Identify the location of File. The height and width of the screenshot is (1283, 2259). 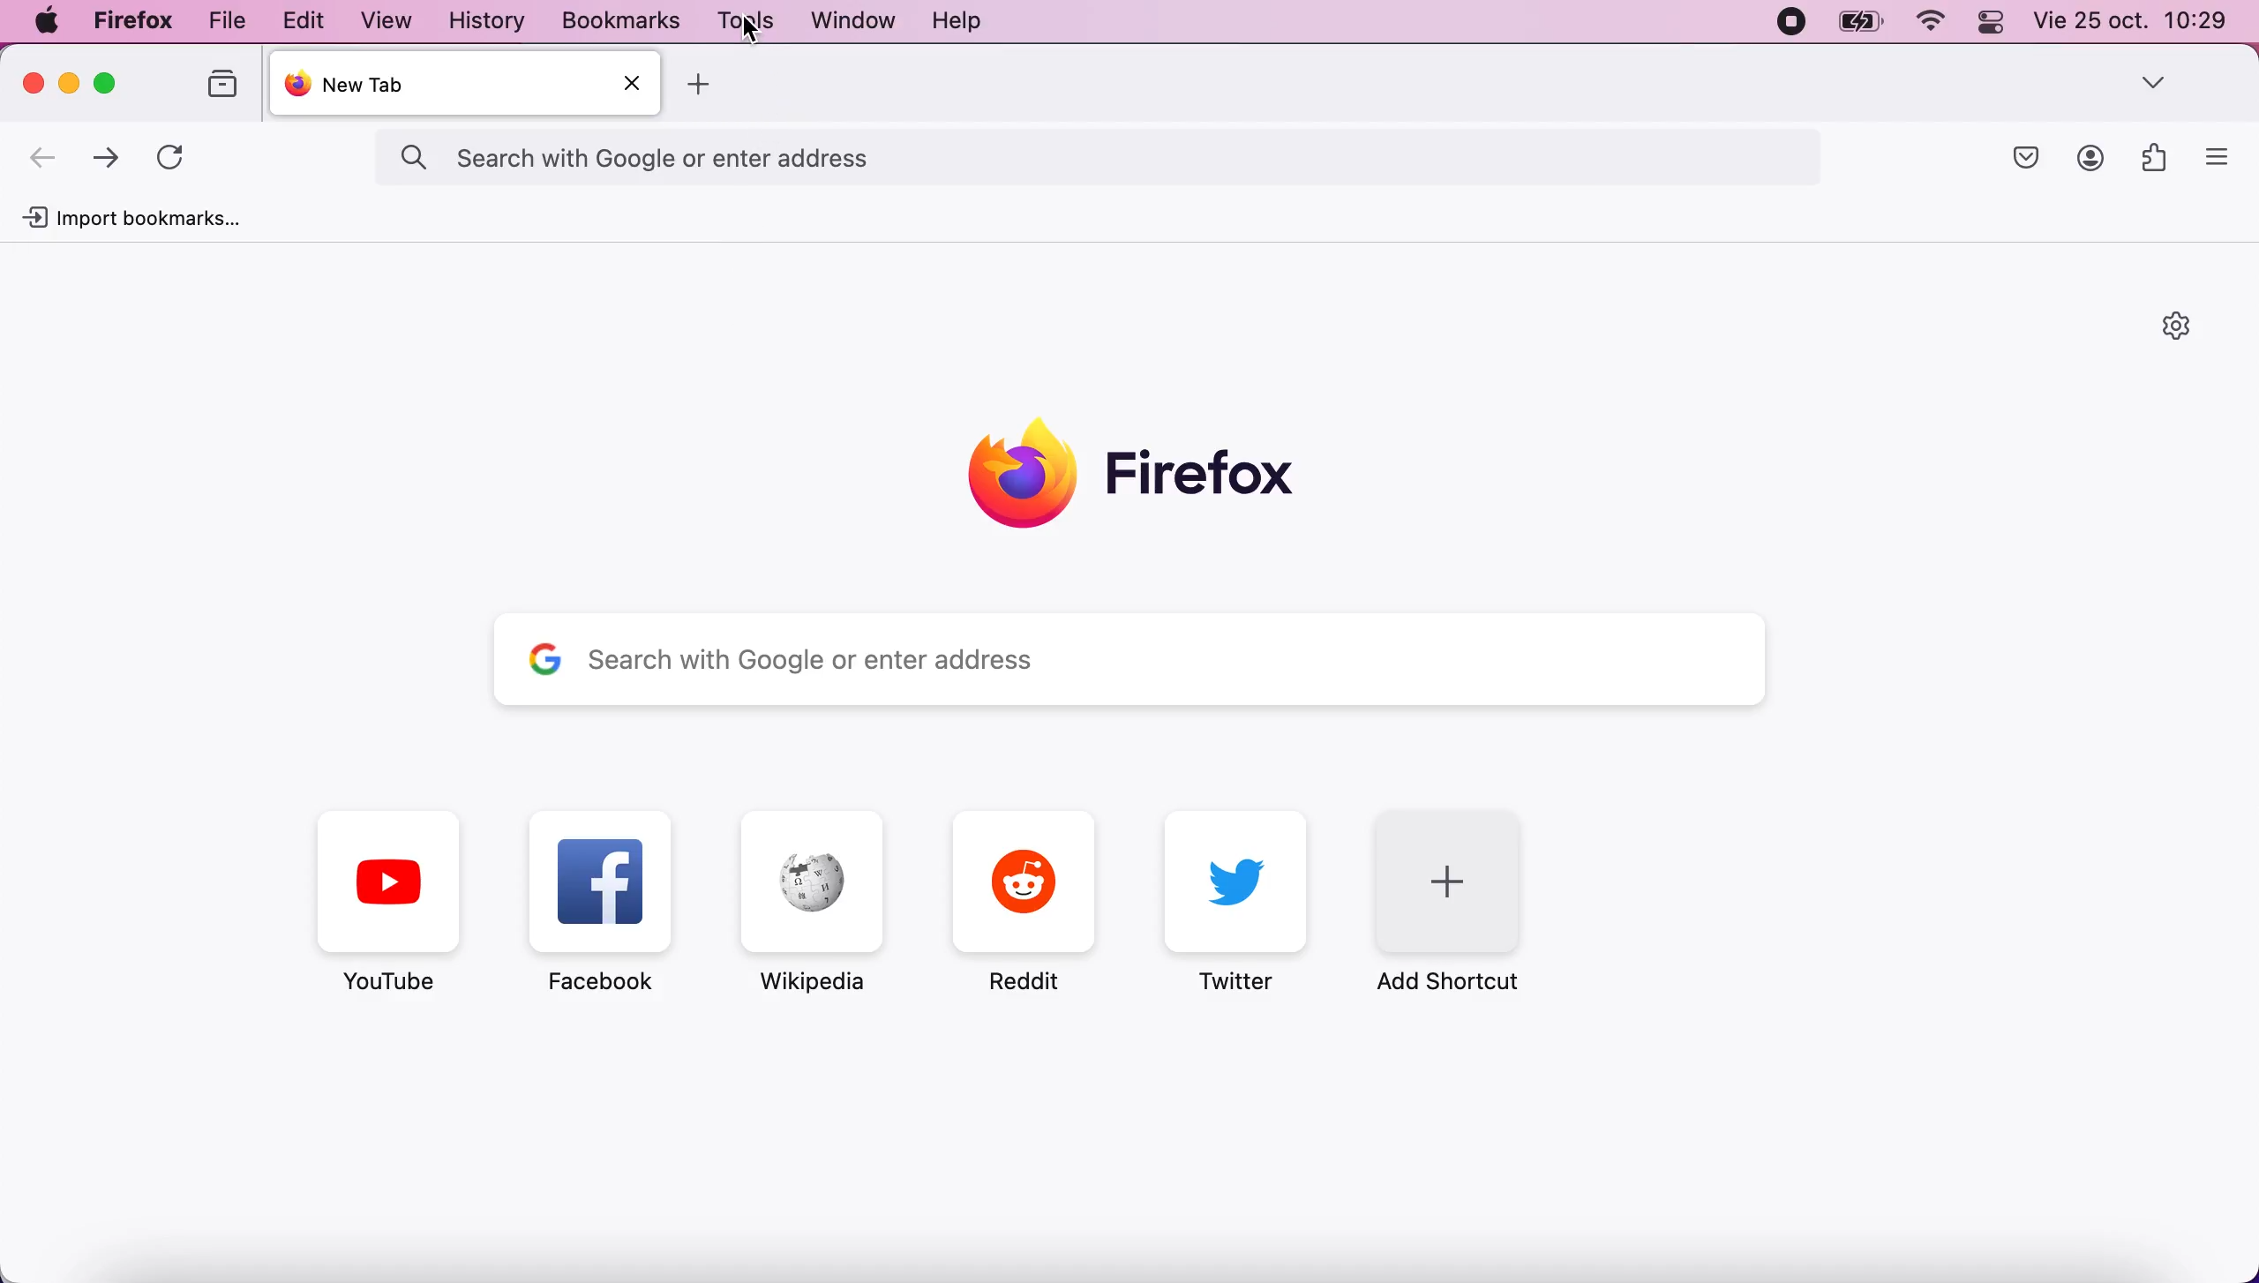
(226, 21).